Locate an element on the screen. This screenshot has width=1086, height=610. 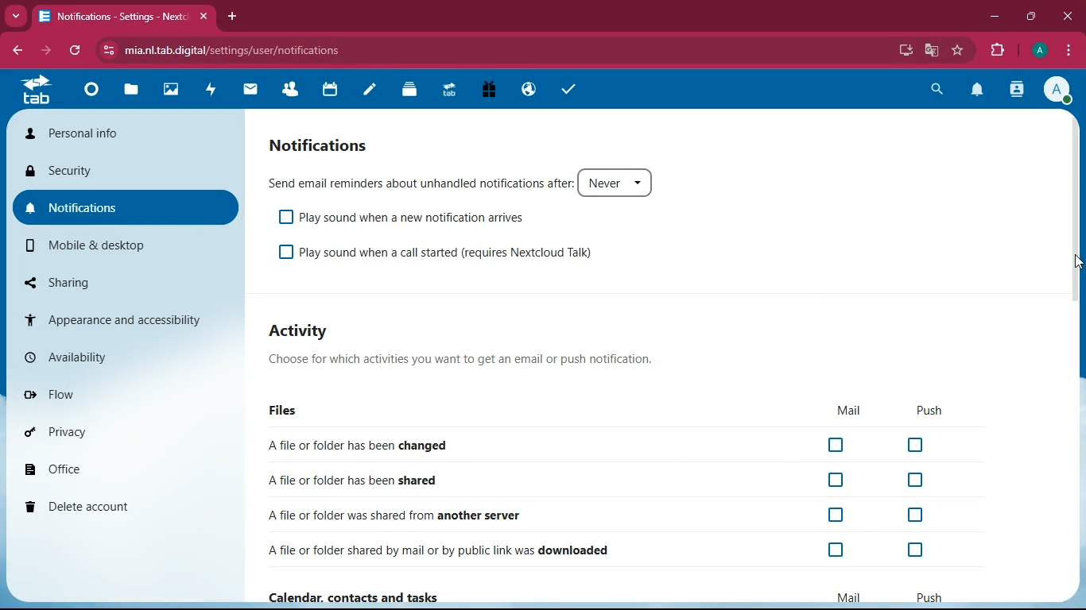
more is located at coordinates (14, 16).